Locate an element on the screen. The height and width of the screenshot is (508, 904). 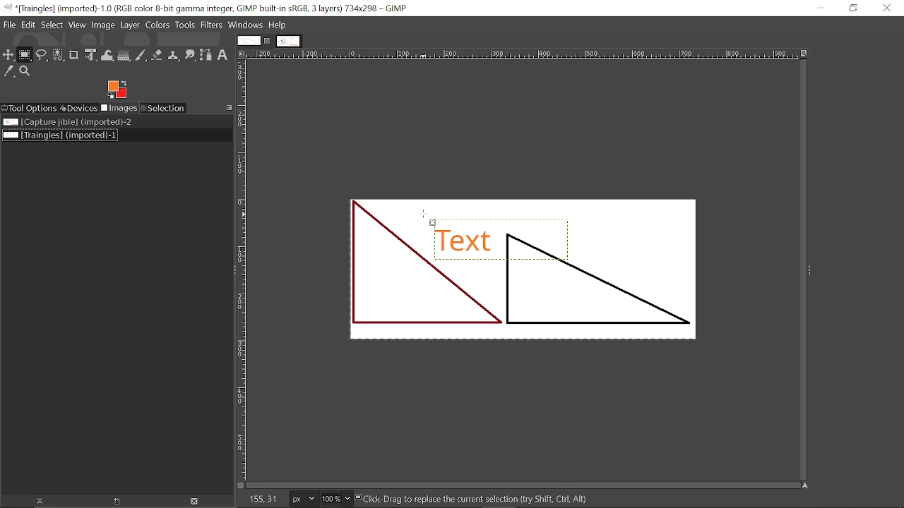
Open new display for this image is located at coordinates (117, 502).